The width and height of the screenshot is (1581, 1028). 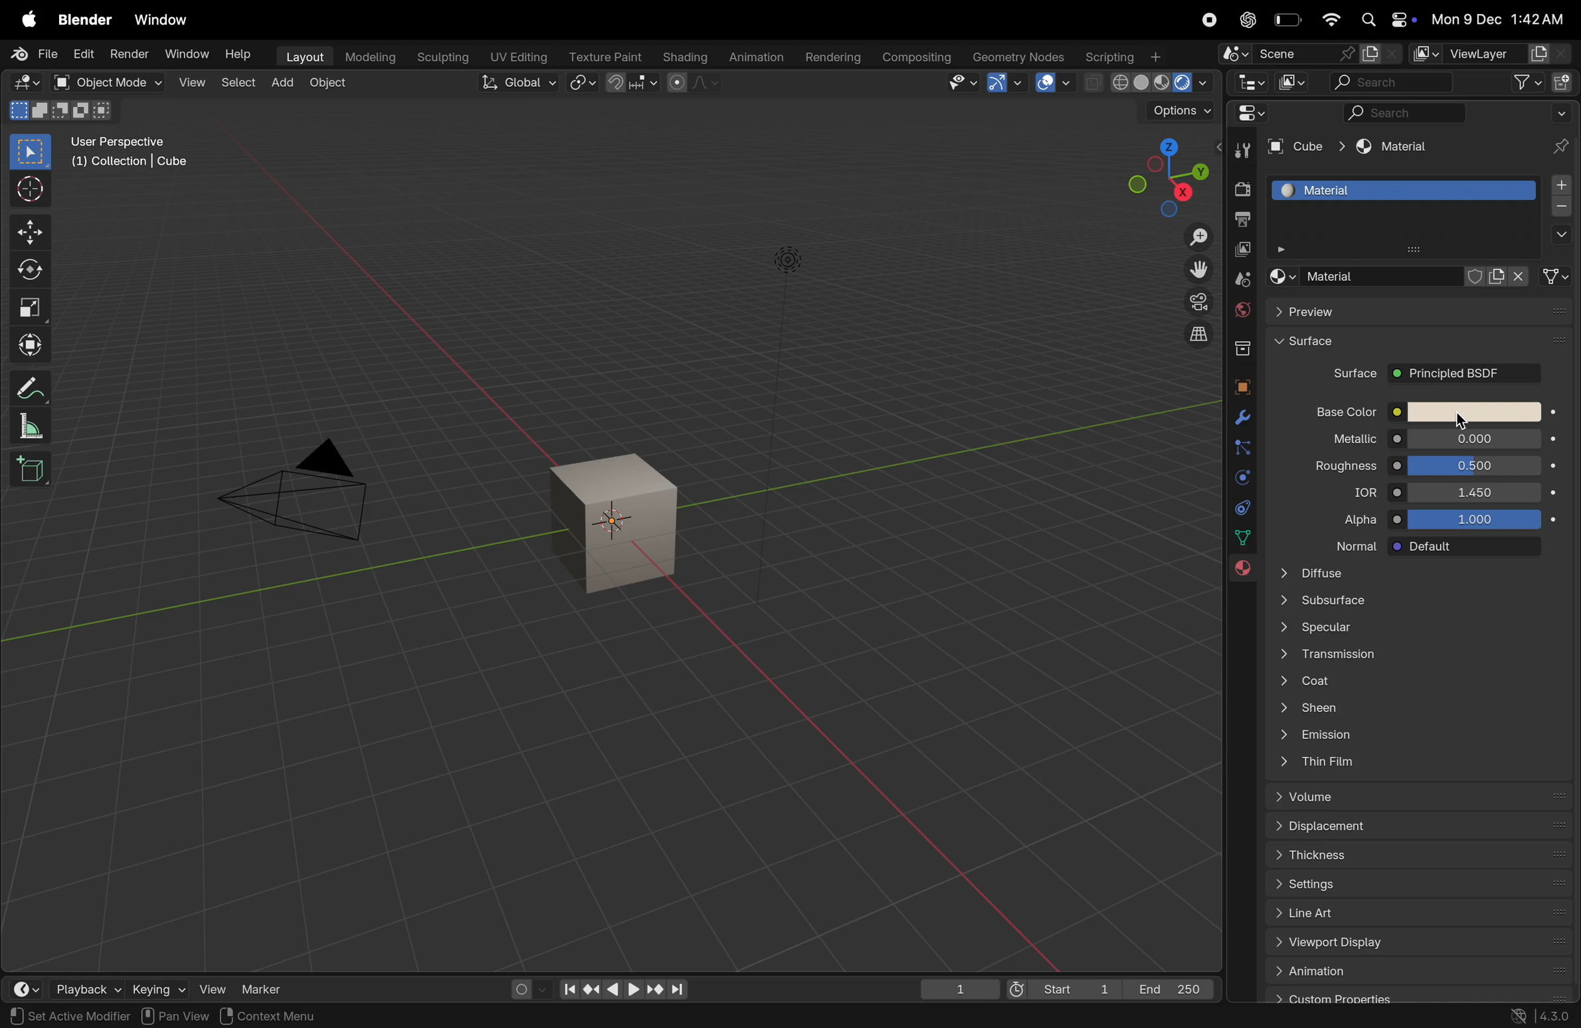 What do you see at coordinates (1390, 147) in the screenshot?
I see `material` at bounding box center [1390, 147].